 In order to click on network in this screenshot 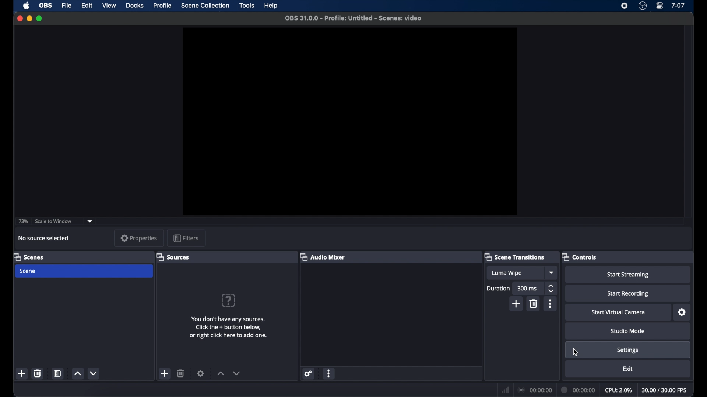, I will do `click(506, 389)`.